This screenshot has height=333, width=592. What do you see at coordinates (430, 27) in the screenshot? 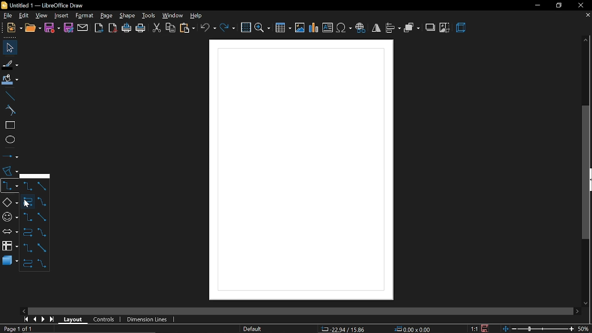
I see `shadow` at bounding box center [430, 27].